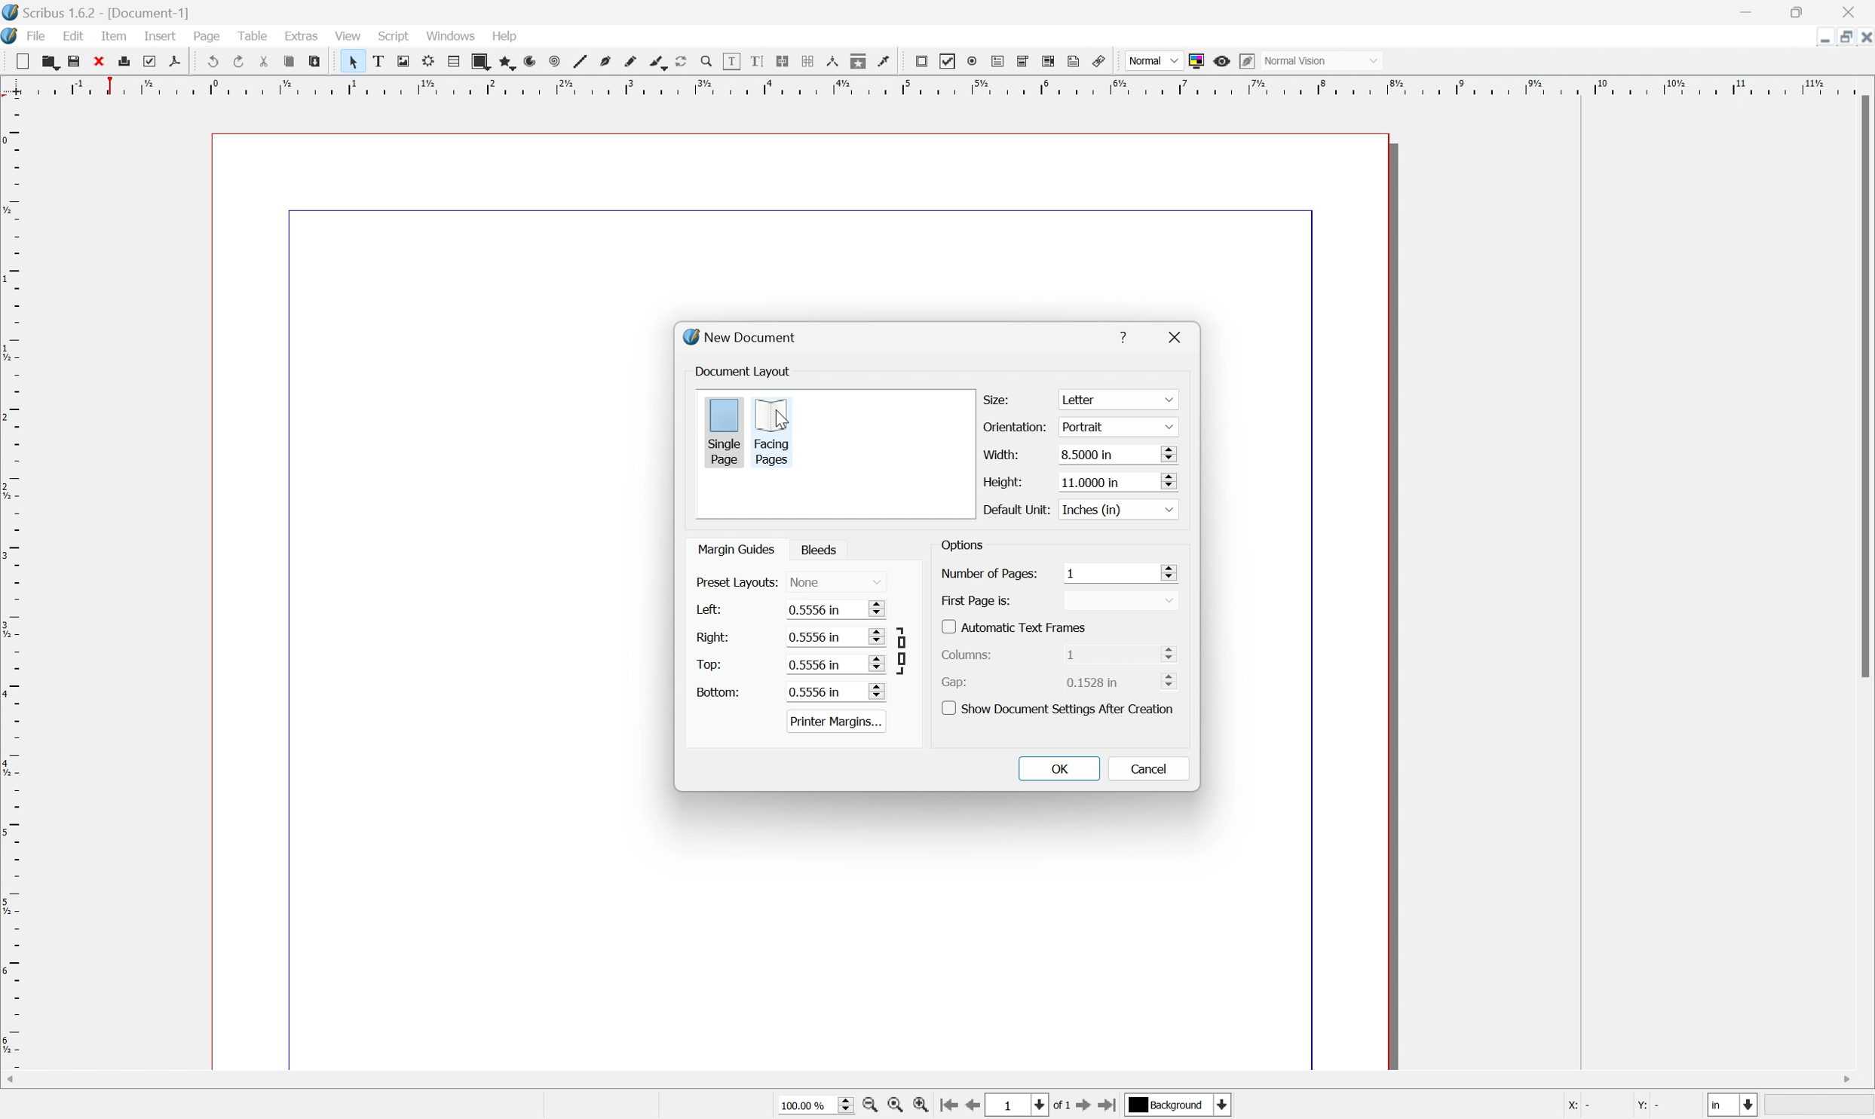 This screenshot has height=1119, width=1875. Describe the element at coordinates (1062, 707) in the screenshot. I see `Show document settings after creation` at that location.